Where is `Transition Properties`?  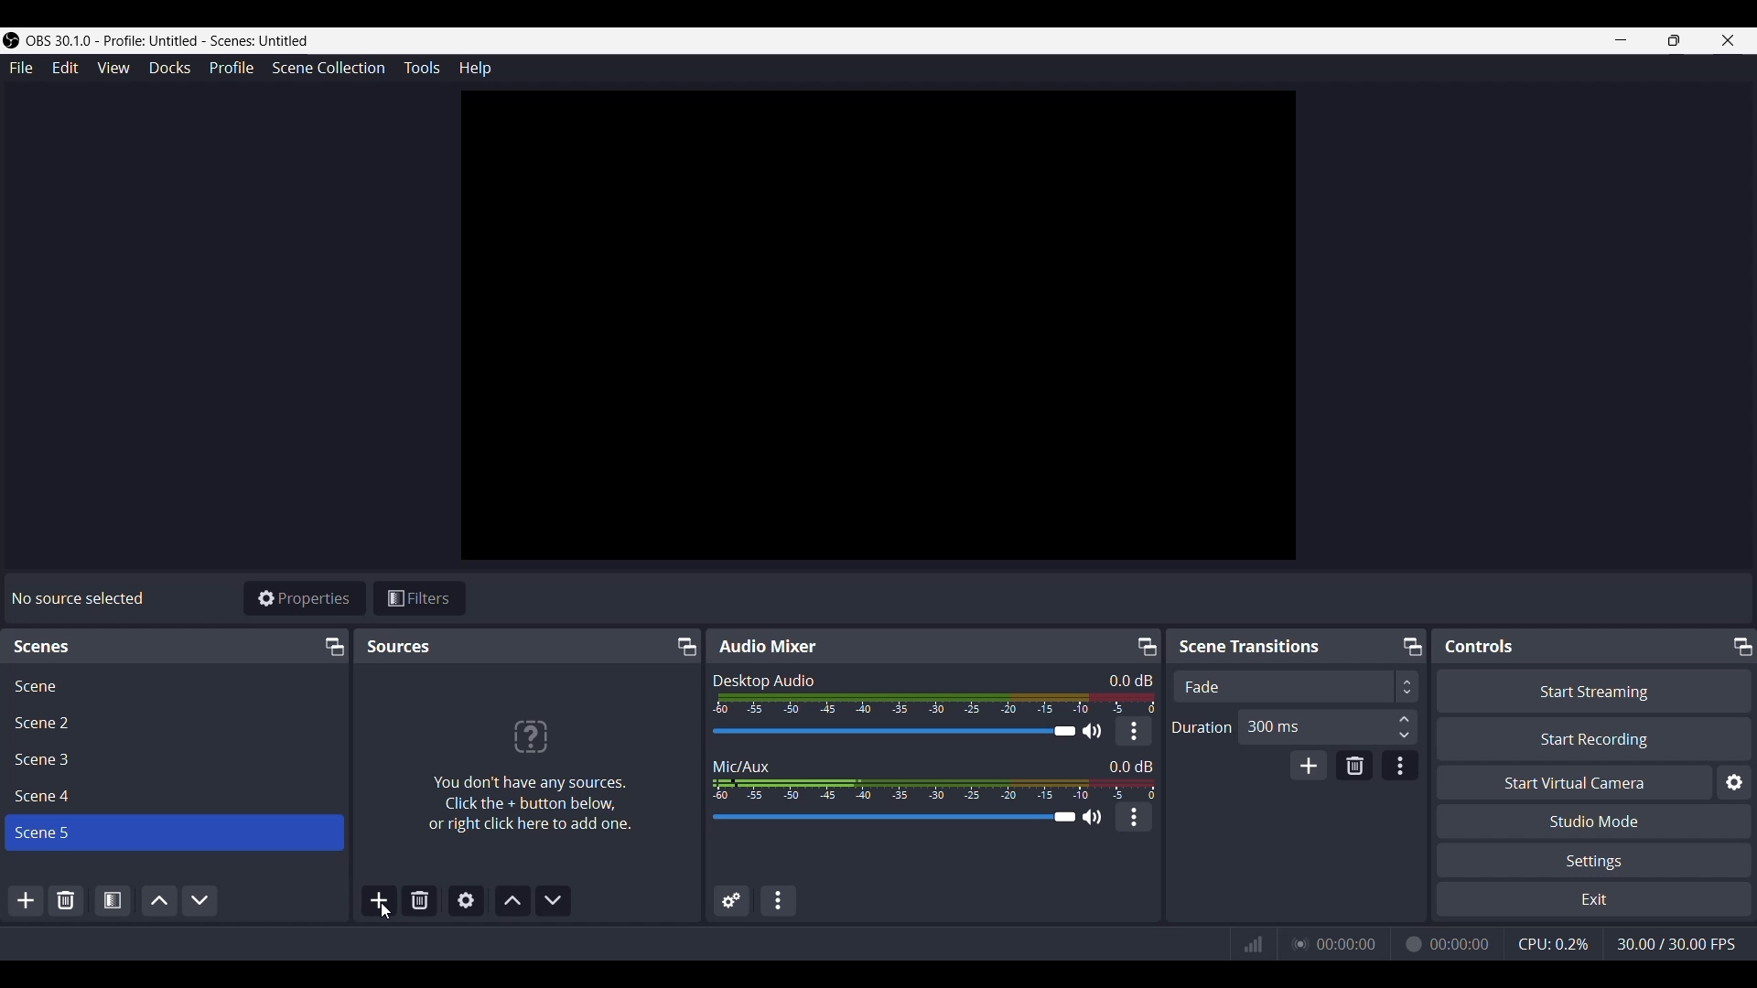 Transition Properties is located at coordinates (1400, 765).